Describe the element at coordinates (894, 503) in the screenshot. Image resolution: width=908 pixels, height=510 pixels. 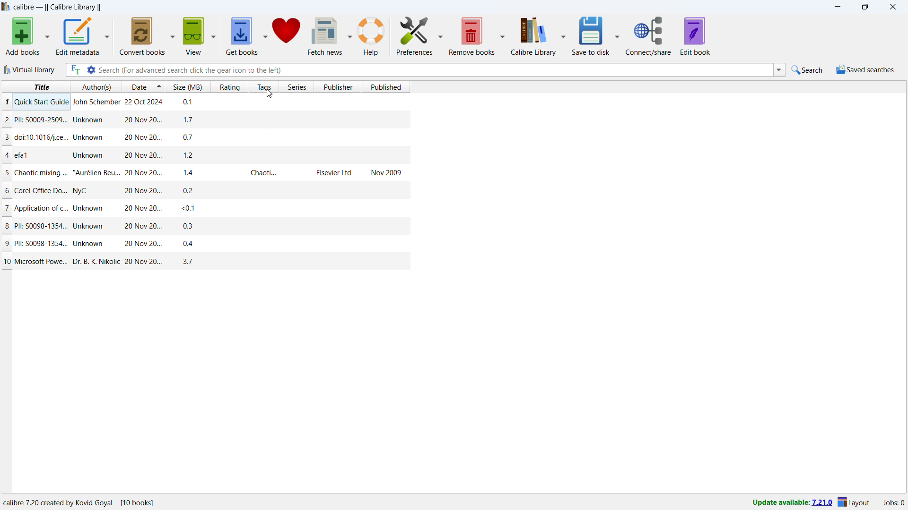
I see `active jobs` at that location.